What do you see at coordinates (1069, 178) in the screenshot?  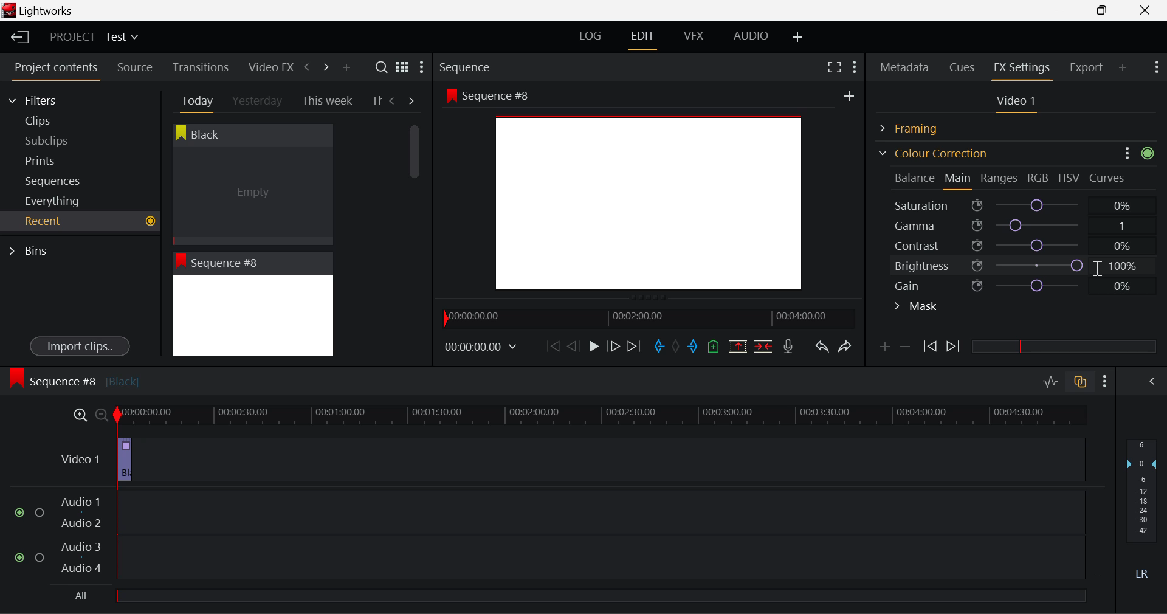 I see `HSV` at bounding box center [1069, 178].